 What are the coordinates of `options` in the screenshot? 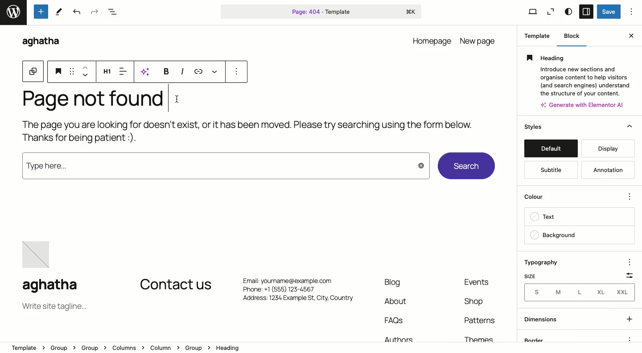 It's located at (628, 262).